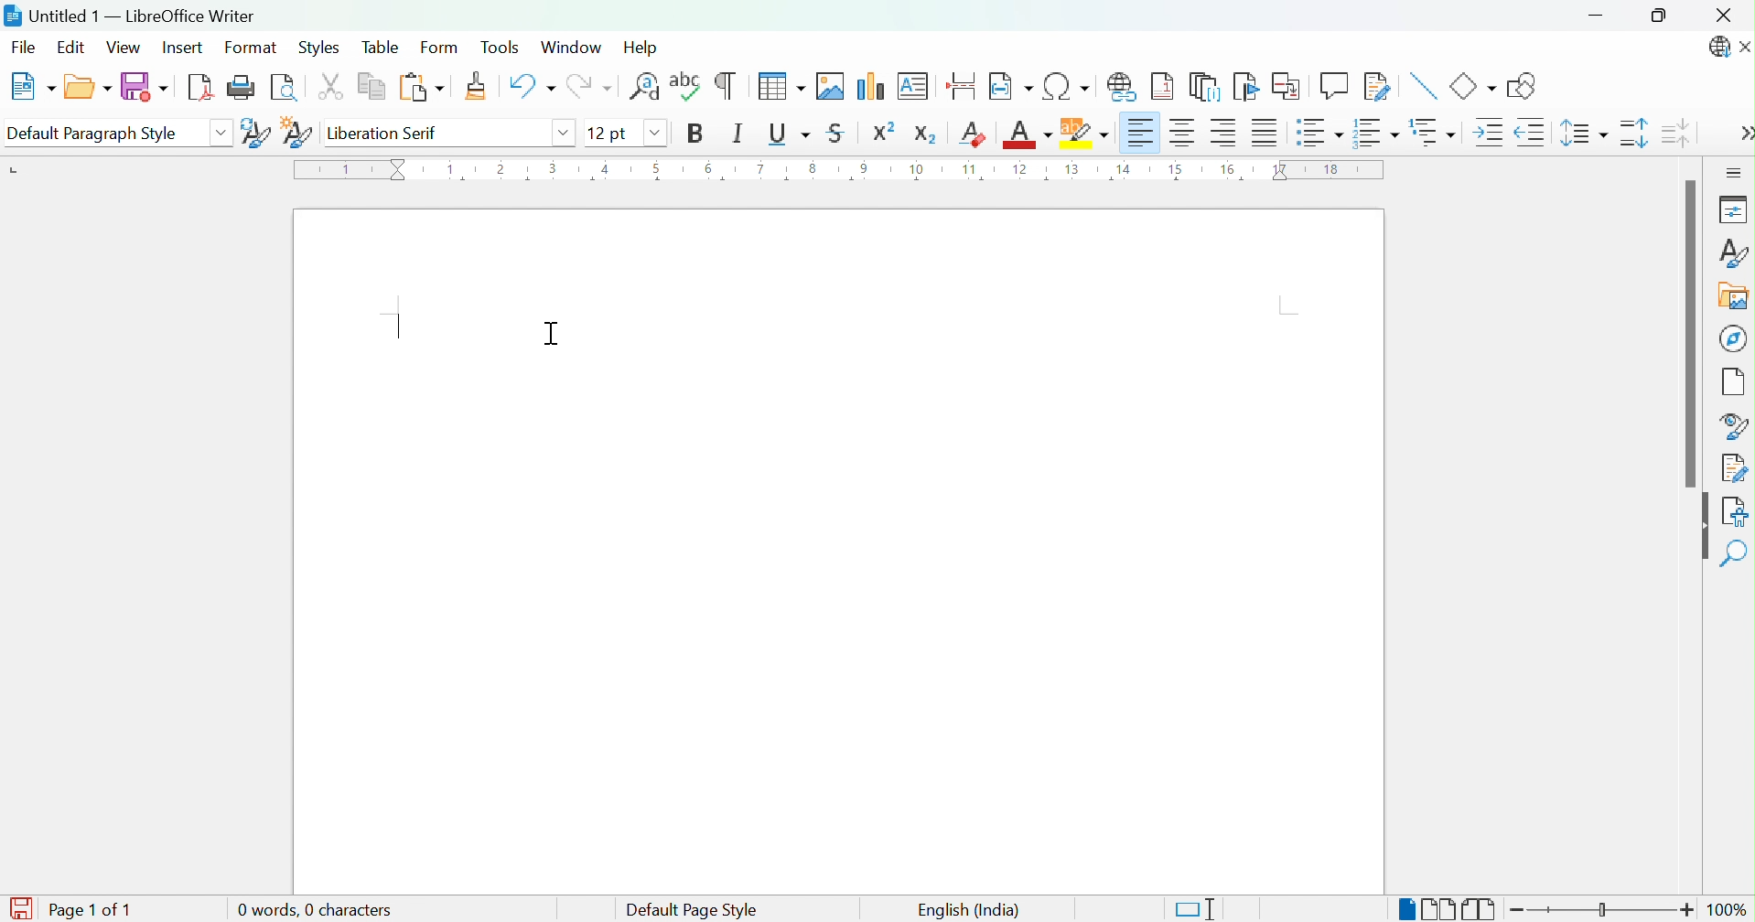 This screenshot has width=1755, height=922. Describe the element at coordinates (401, 325) in the screenshot. I see `Typing Cursor` at that location.